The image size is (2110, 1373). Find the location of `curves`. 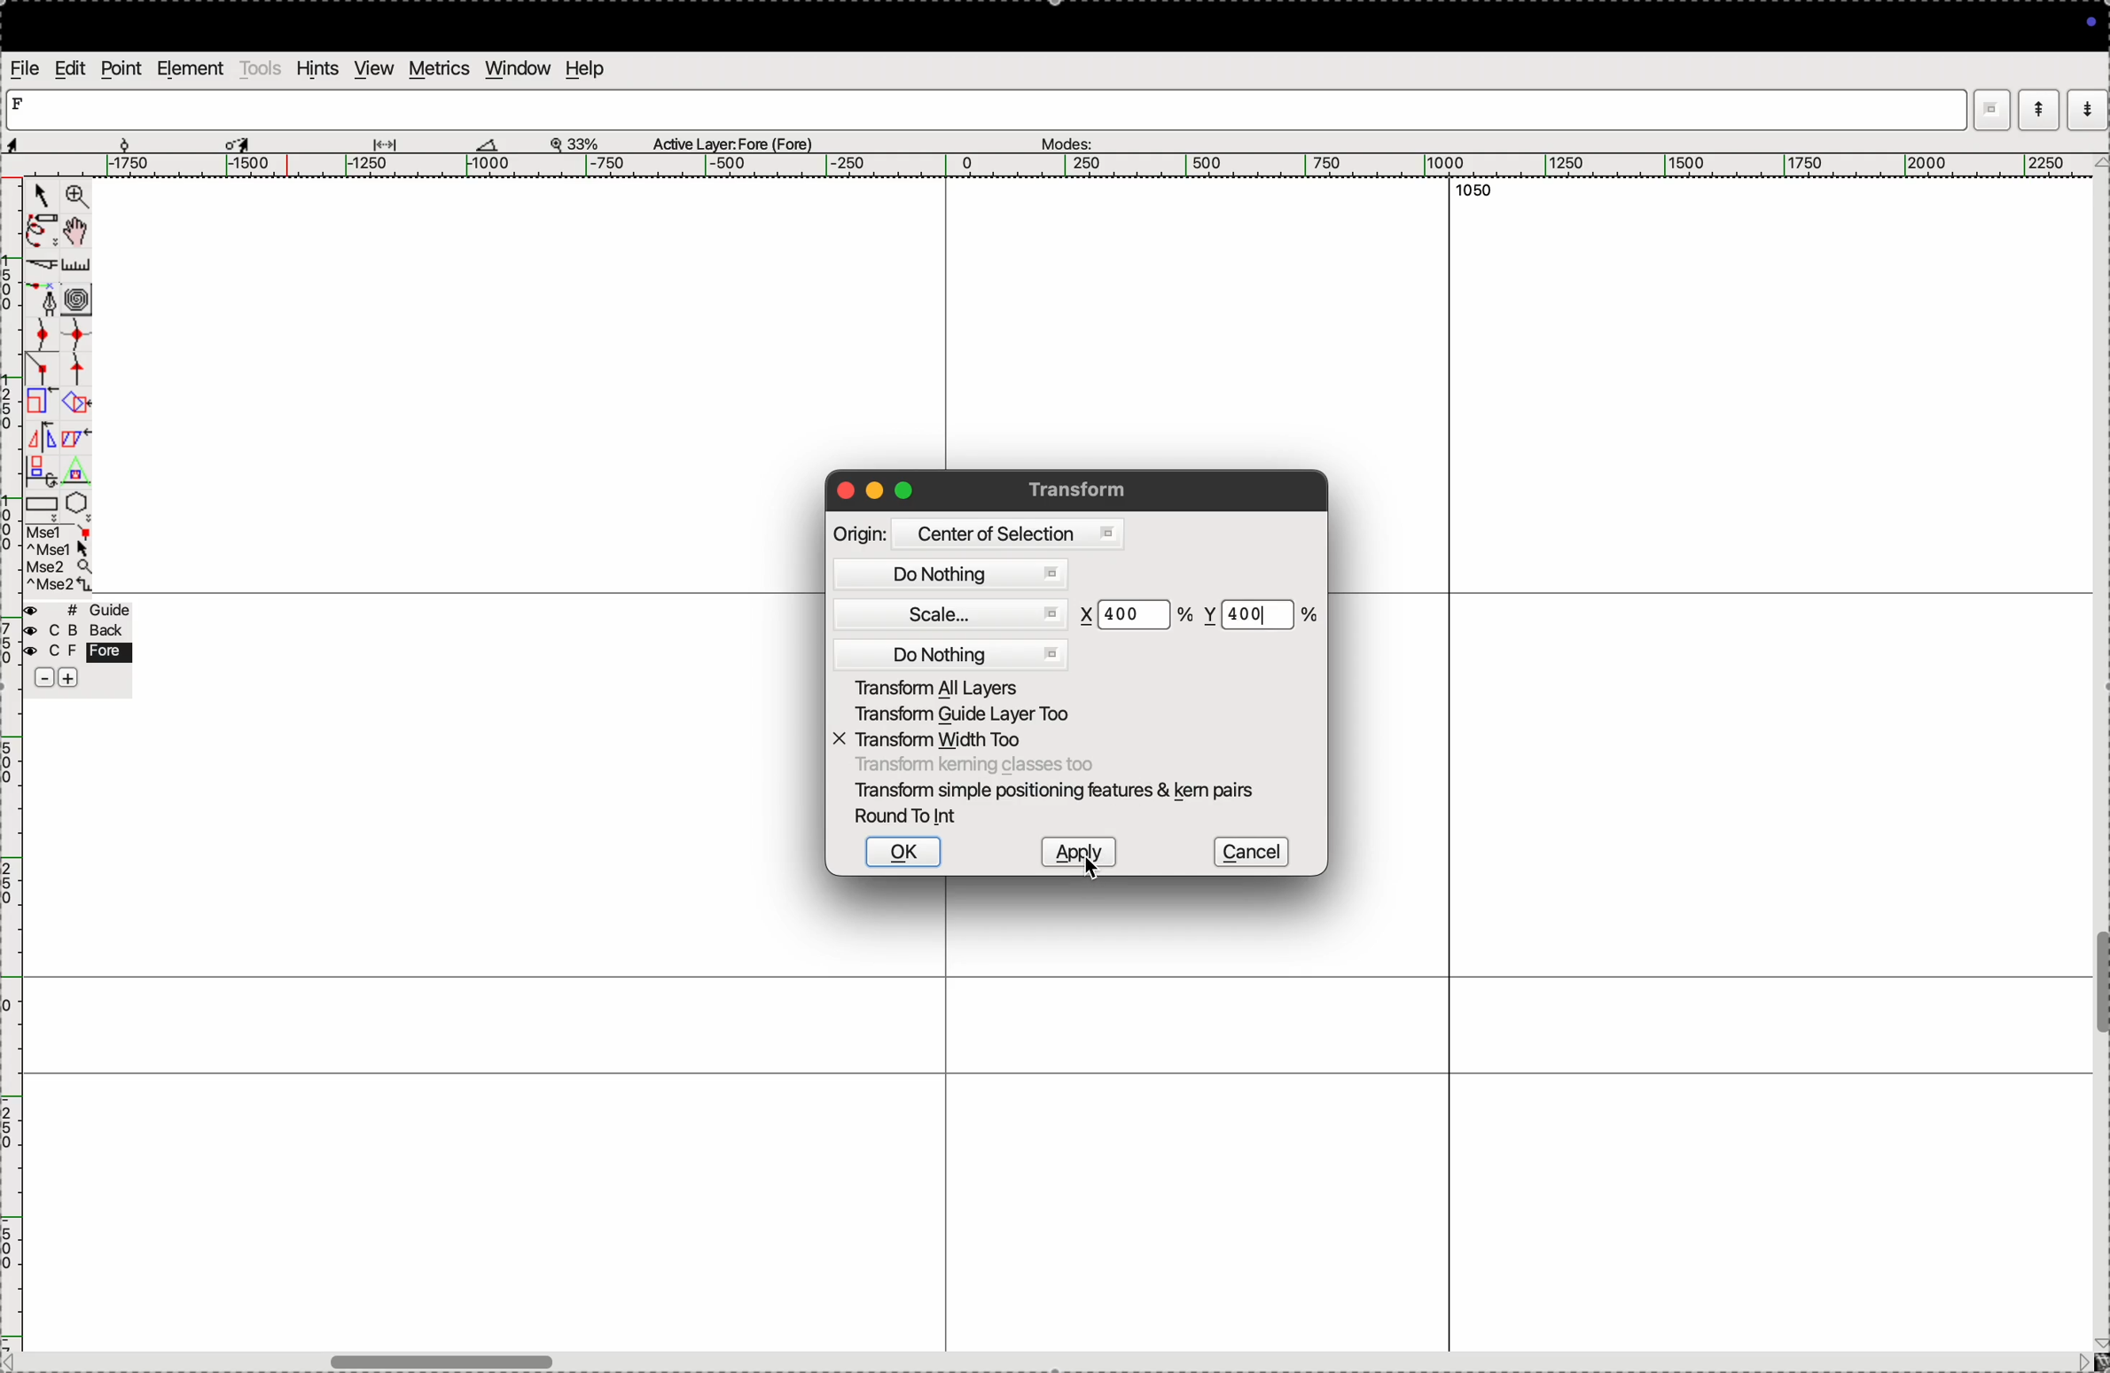

curves is located at coordinates (78, 301).